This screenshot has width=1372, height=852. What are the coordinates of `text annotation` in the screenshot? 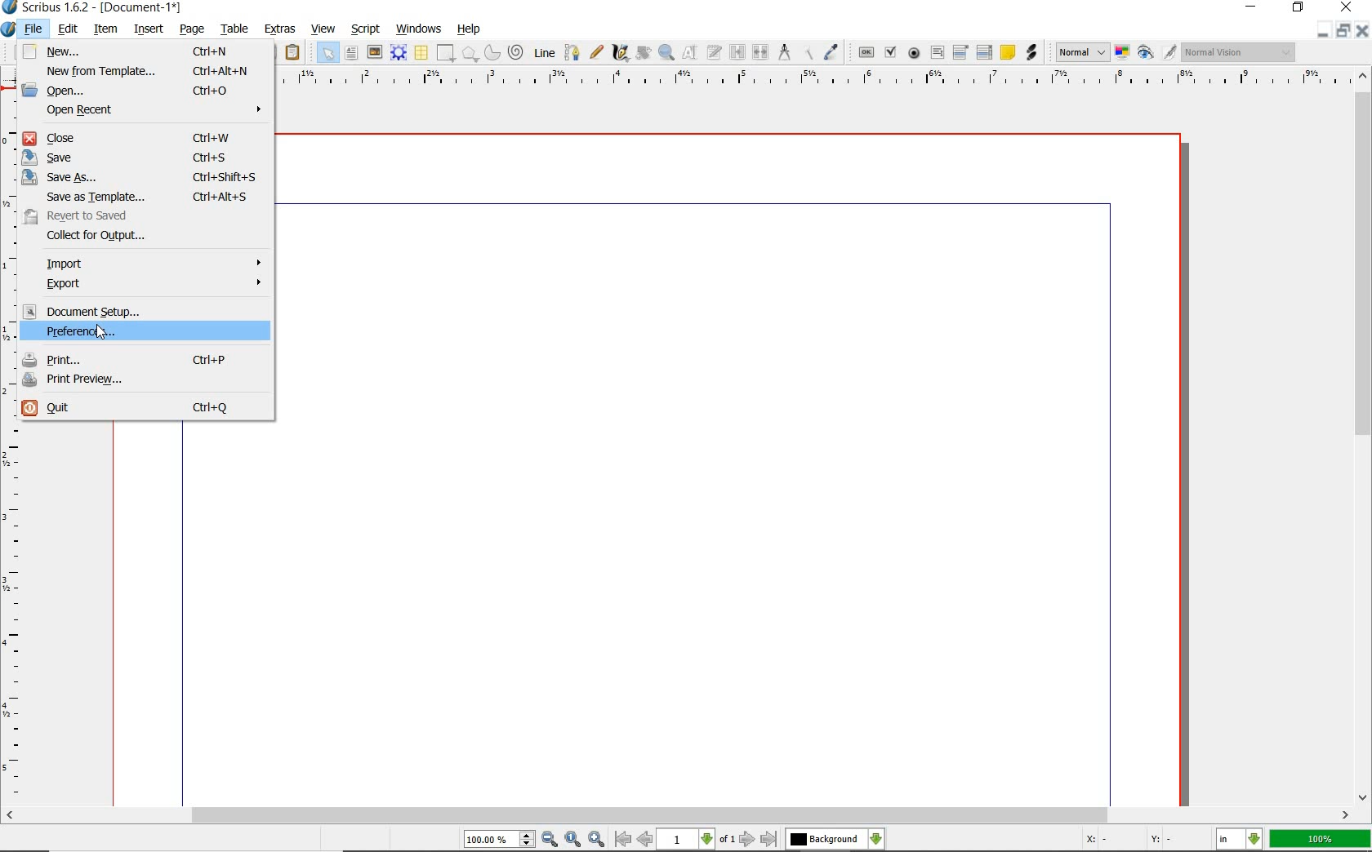 It's located at (1007, 53).